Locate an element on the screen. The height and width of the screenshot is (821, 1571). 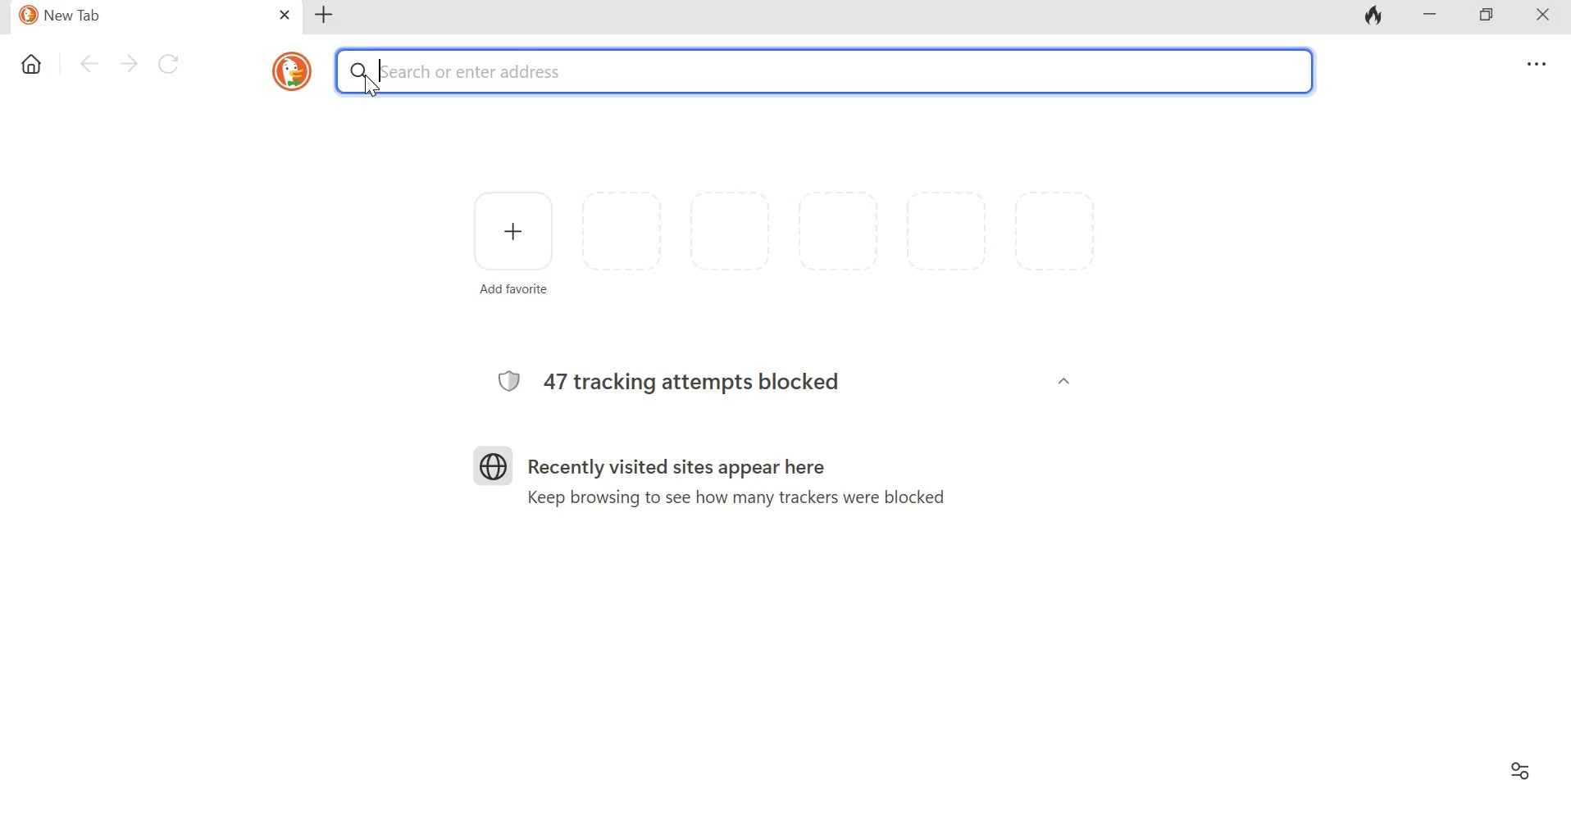
cursor is located at coordinates (378, 88).